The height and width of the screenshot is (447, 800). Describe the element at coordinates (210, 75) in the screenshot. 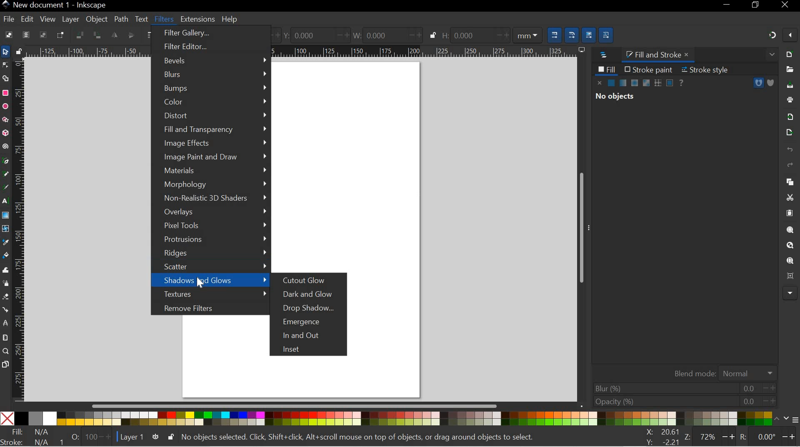

I see `BLURS` at that location.